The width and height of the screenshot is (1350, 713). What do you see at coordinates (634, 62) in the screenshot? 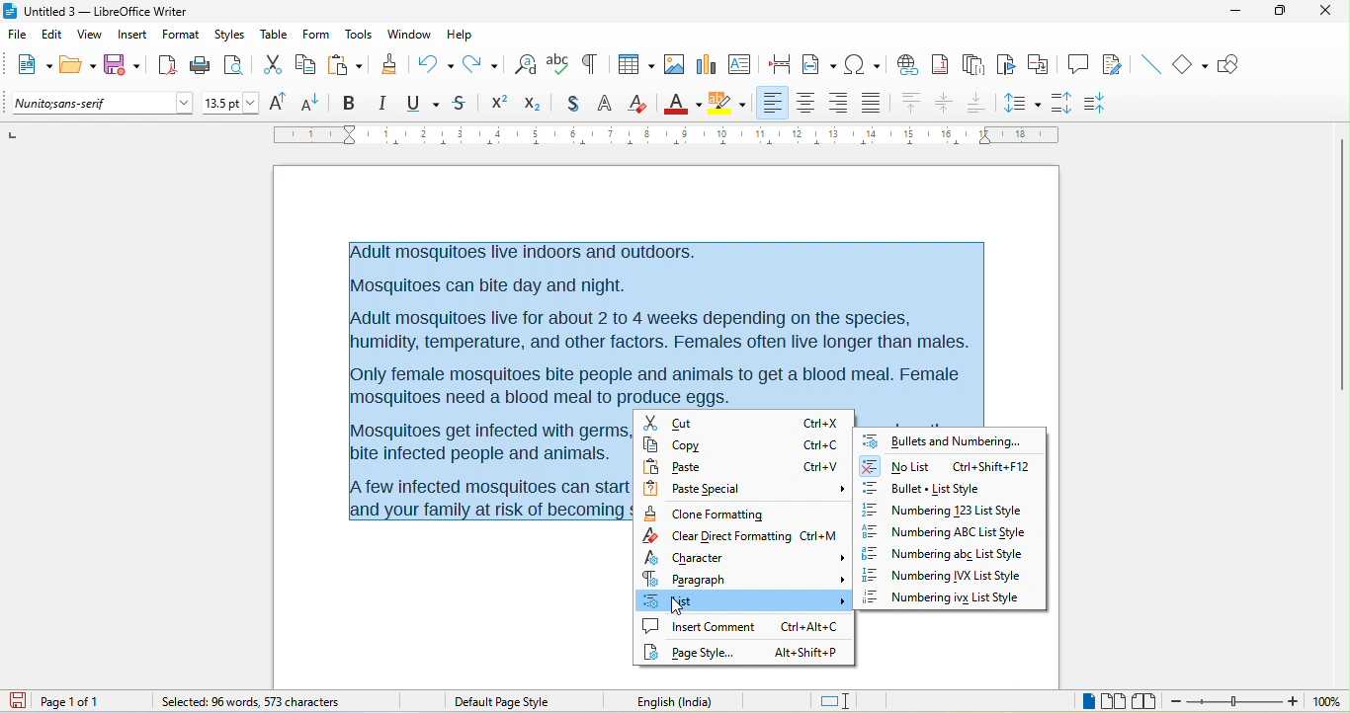
I see `table` at bounding box center [634, 62].